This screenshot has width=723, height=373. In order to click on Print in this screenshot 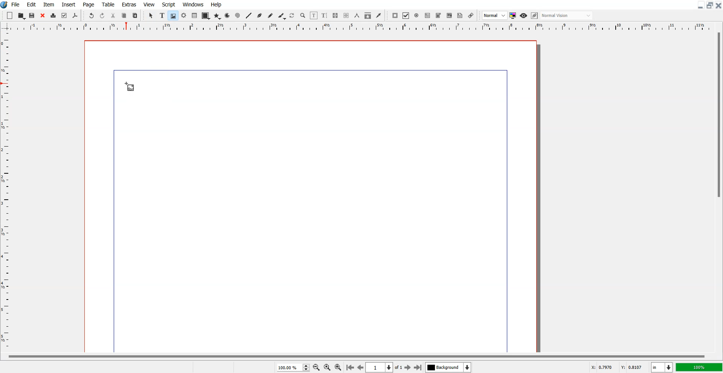, I will do `click(53, 15)`.